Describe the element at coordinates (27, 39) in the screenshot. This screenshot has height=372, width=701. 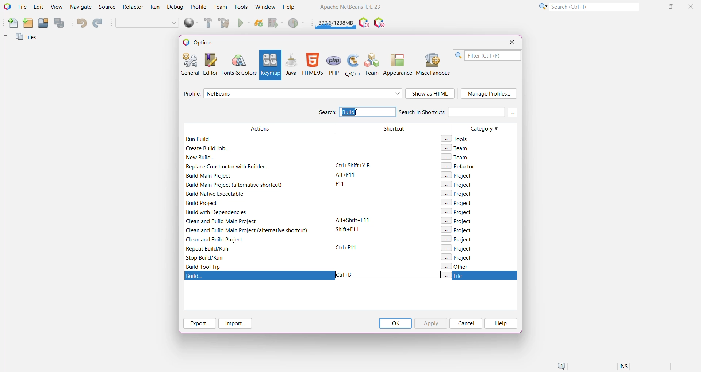
I see `Files` at that location.